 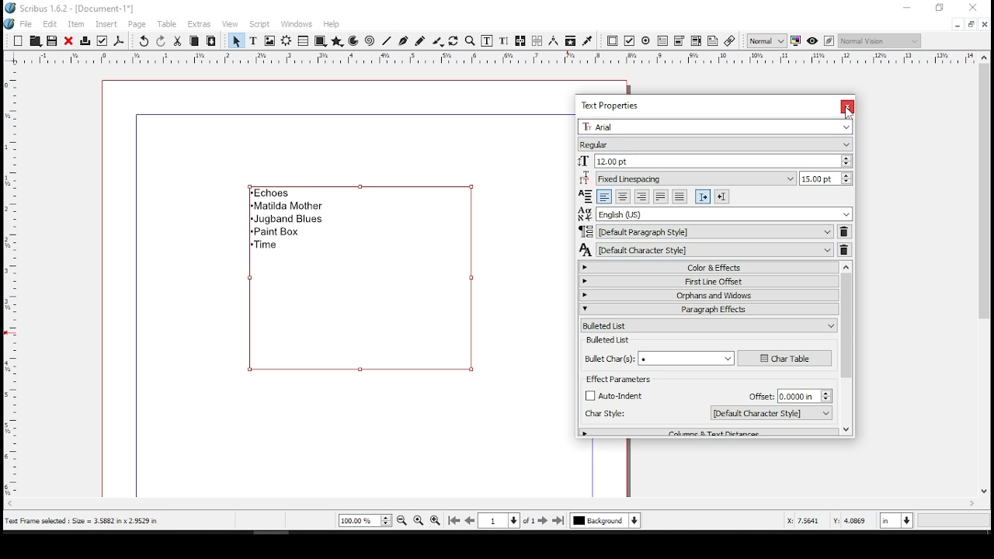 What do you see at coordinates (715, 214) in the screenshot?
I see `language` at bounding box center [715, 214].